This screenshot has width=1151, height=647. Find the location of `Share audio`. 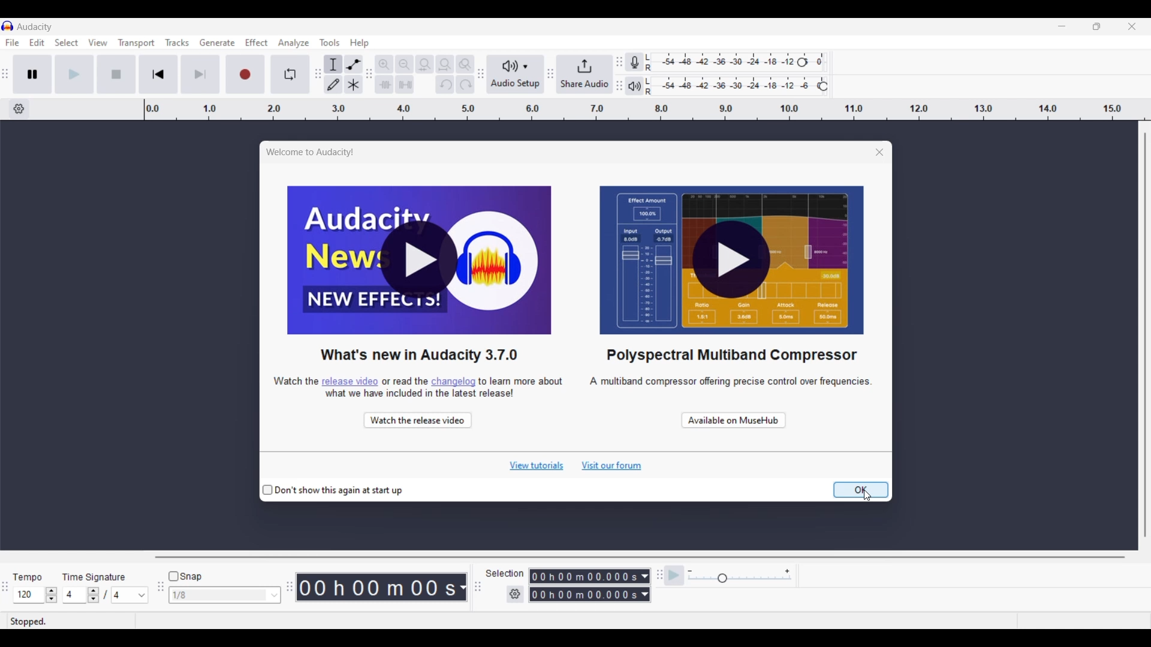

Share audio is located at coordinates (584, 74).